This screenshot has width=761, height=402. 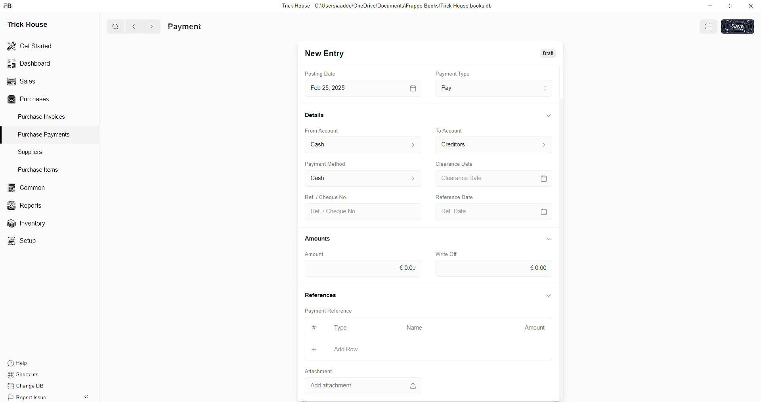 I want to click on minimise window, so click(x=730, y=7).